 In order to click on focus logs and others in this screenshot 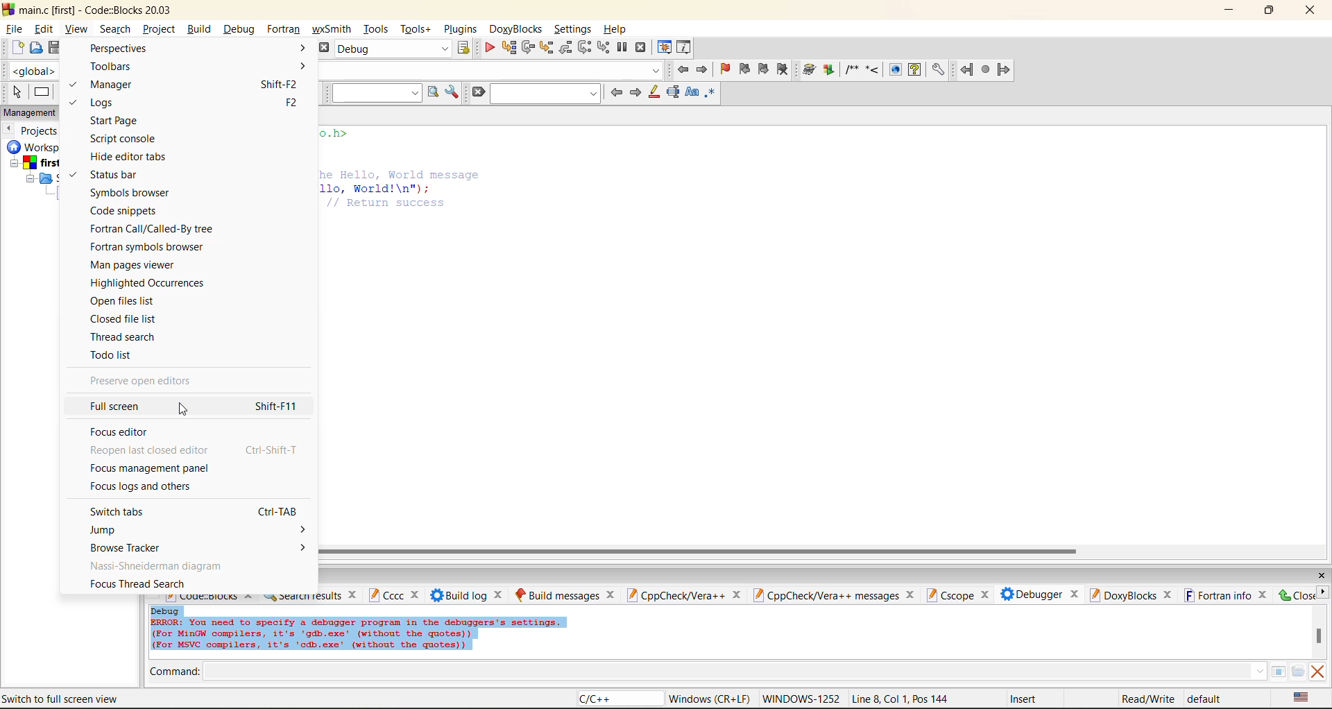, I will do `click(143, 488)`.